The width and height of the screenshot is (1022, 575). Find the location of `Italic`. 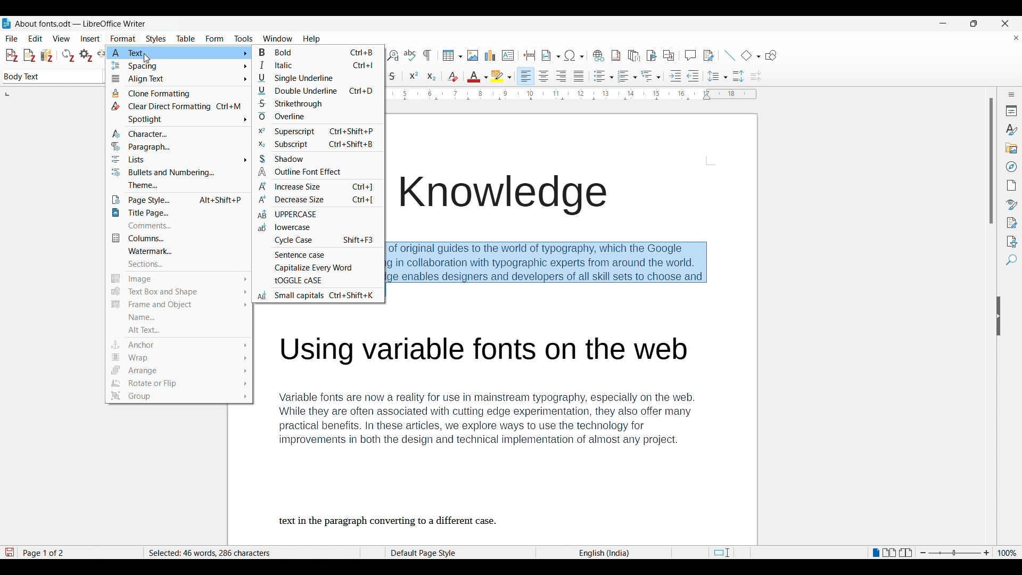

Italic is located at coordinates (316, 65).